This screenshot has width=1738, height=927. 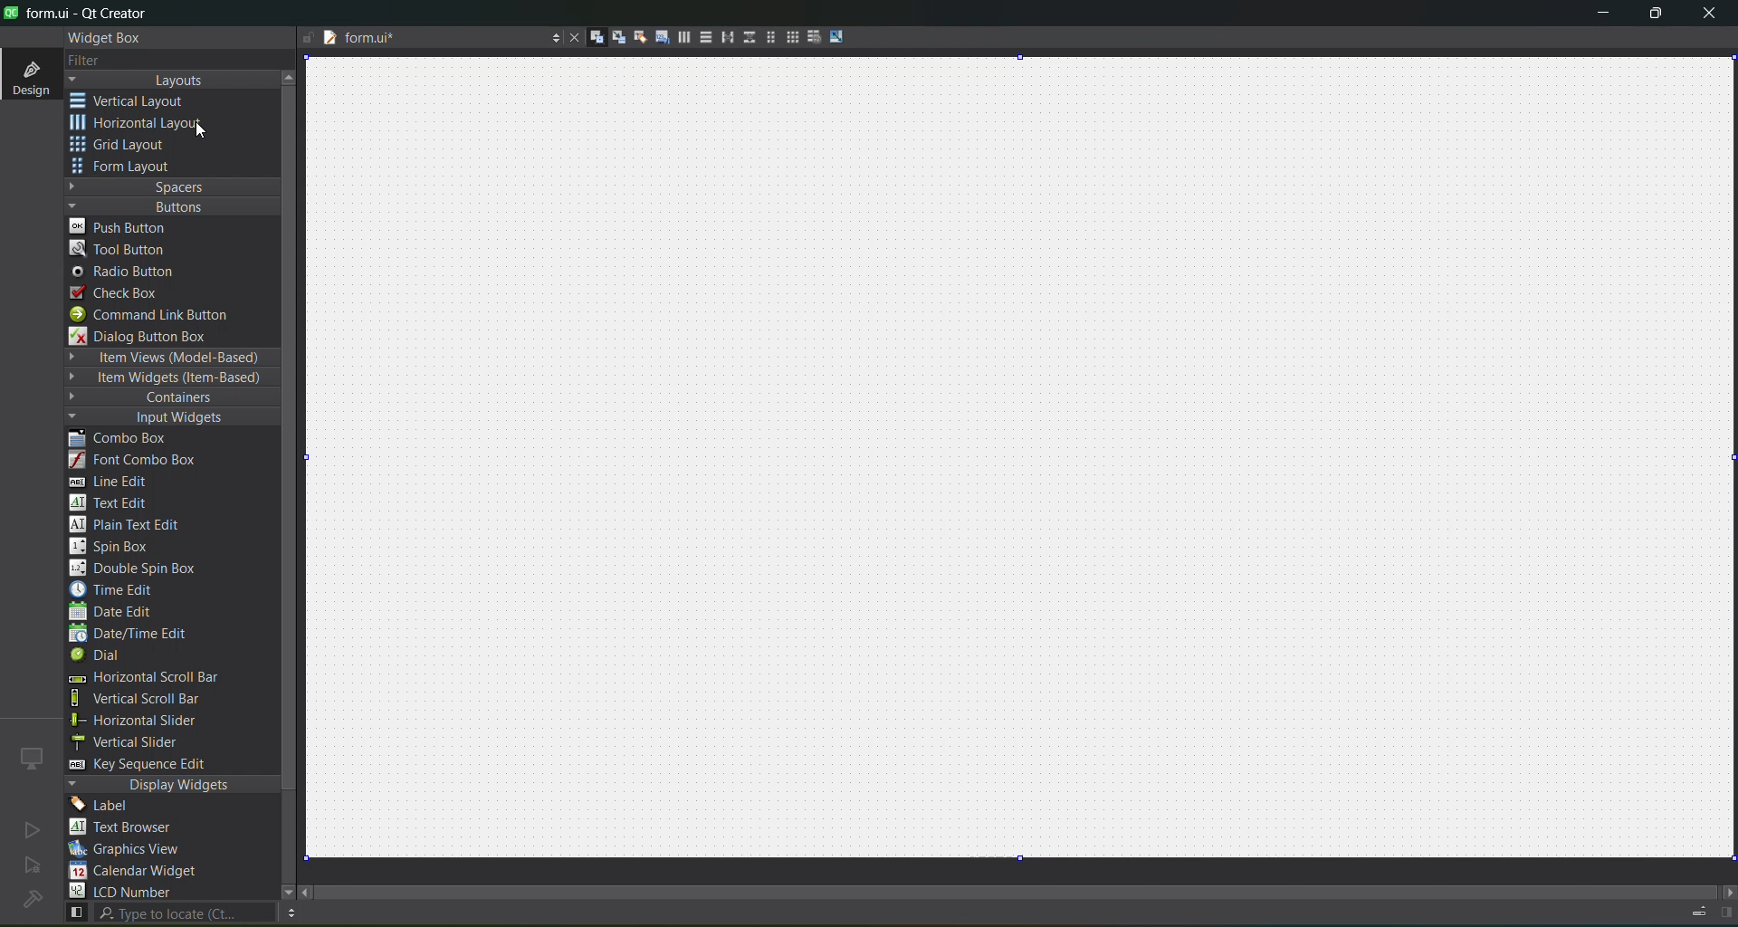 What do you see at coordinates (131, 828) in the screenshot?
I see `text` at bounding box center [131, 828].